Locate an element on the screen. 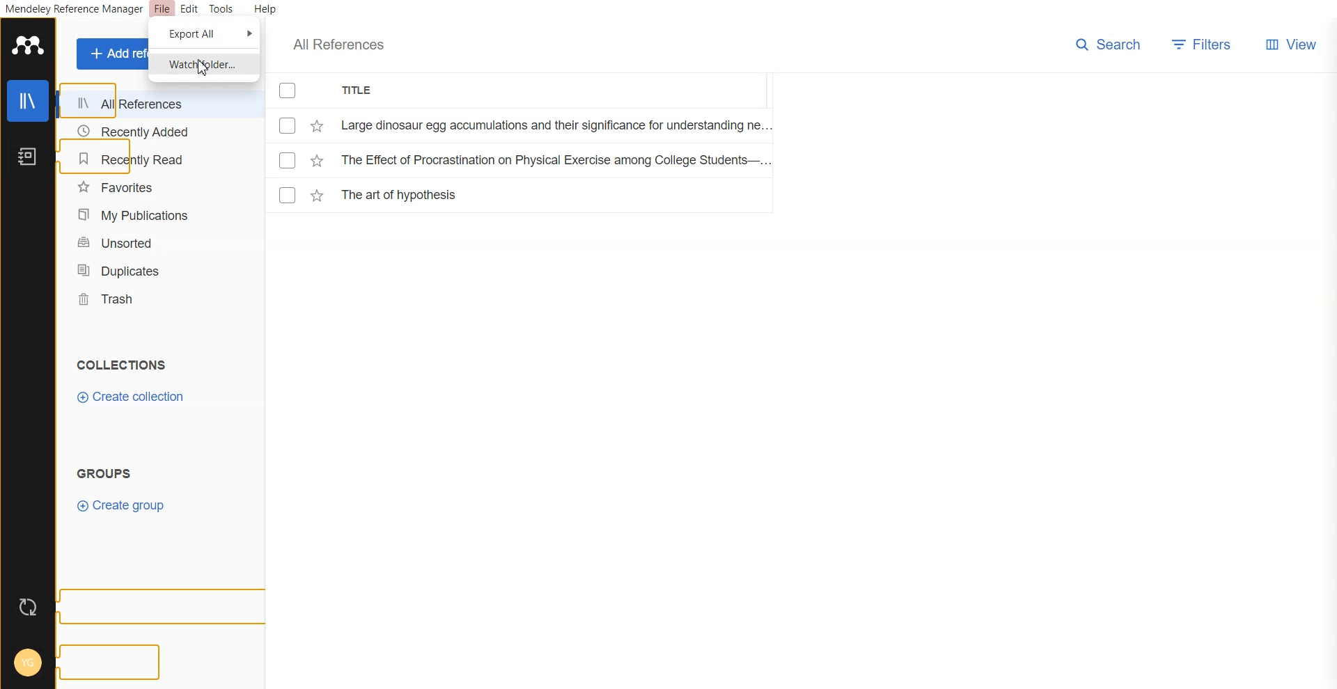  All References is located at coordinates (148, 105).